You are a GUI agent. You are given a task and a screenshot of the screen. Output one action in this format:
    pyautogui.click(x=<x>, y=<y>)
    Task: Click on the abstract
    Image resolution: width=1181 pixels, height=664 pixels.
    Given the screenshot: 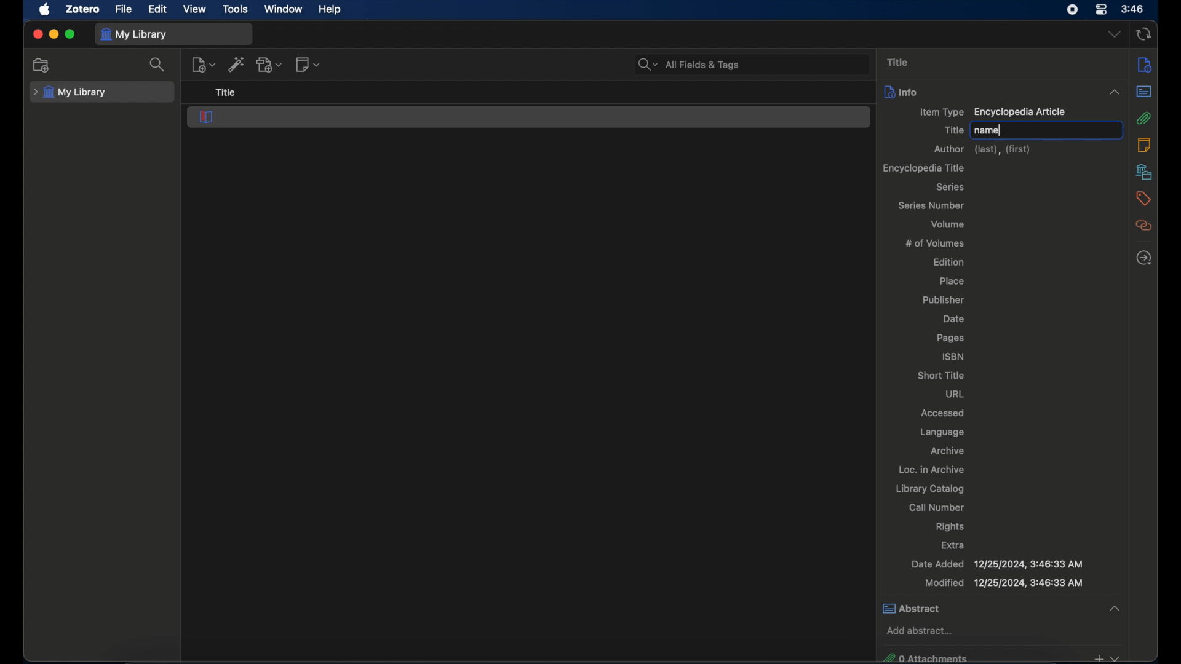 What is the action you would take?
    pyautogui.click(x=1001, y=607)
    